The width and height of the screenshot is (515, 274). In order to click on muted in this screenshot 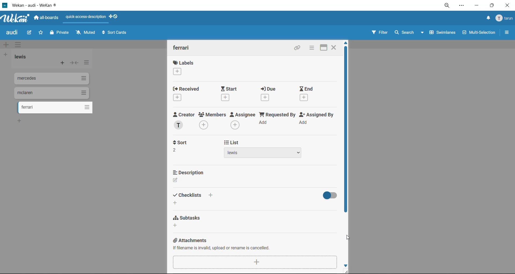, I will do `click(84, 33)`.